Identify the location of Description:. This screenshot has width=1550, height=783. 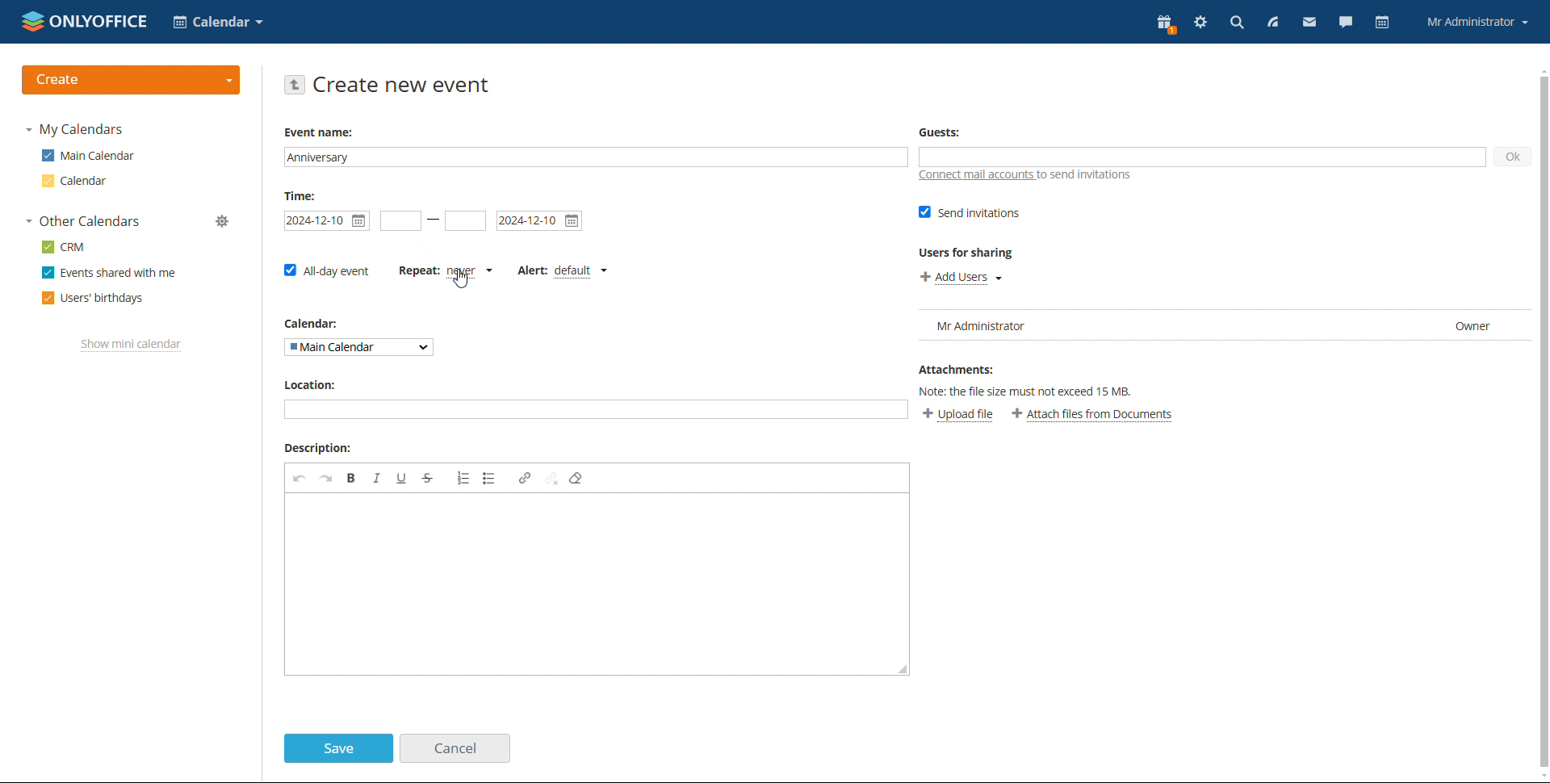
(319, 447).